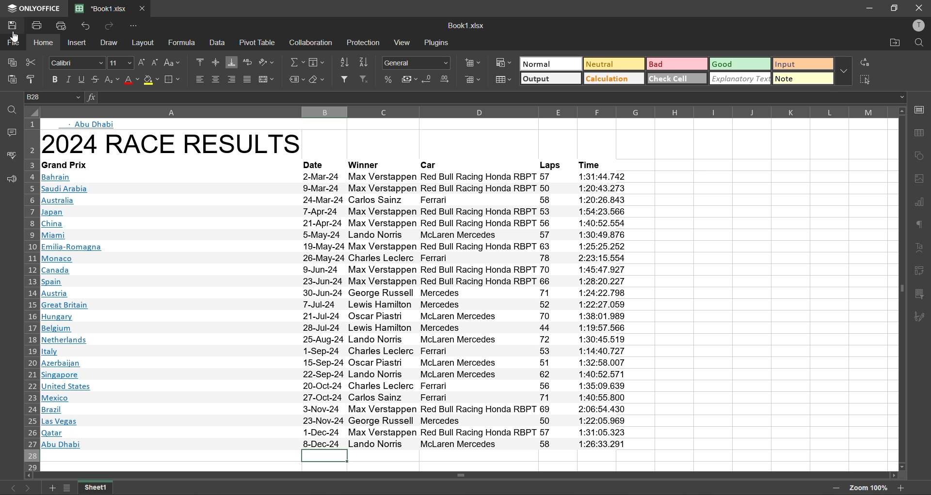 Image resolution: width=931 pixels, height=495 pixels. What do you see at coordinates (920, 7) in the screenshot?
I see `close` at bounding box center [920, 7].